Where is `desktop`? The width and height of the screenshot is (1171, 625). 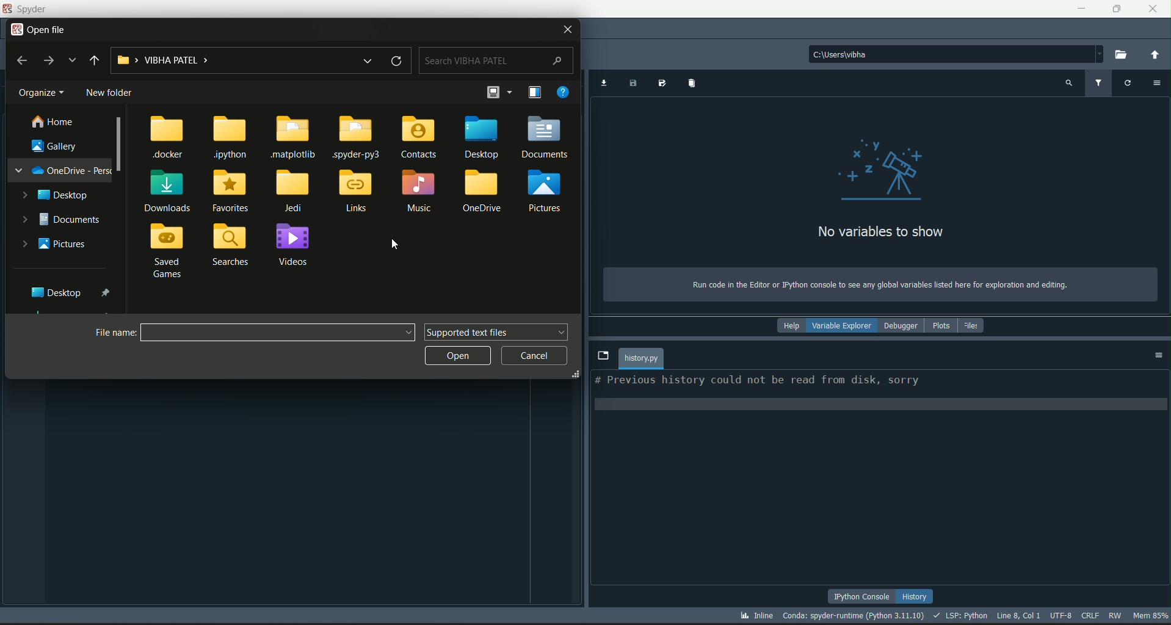 desktop is located at coordinates (57, 193).